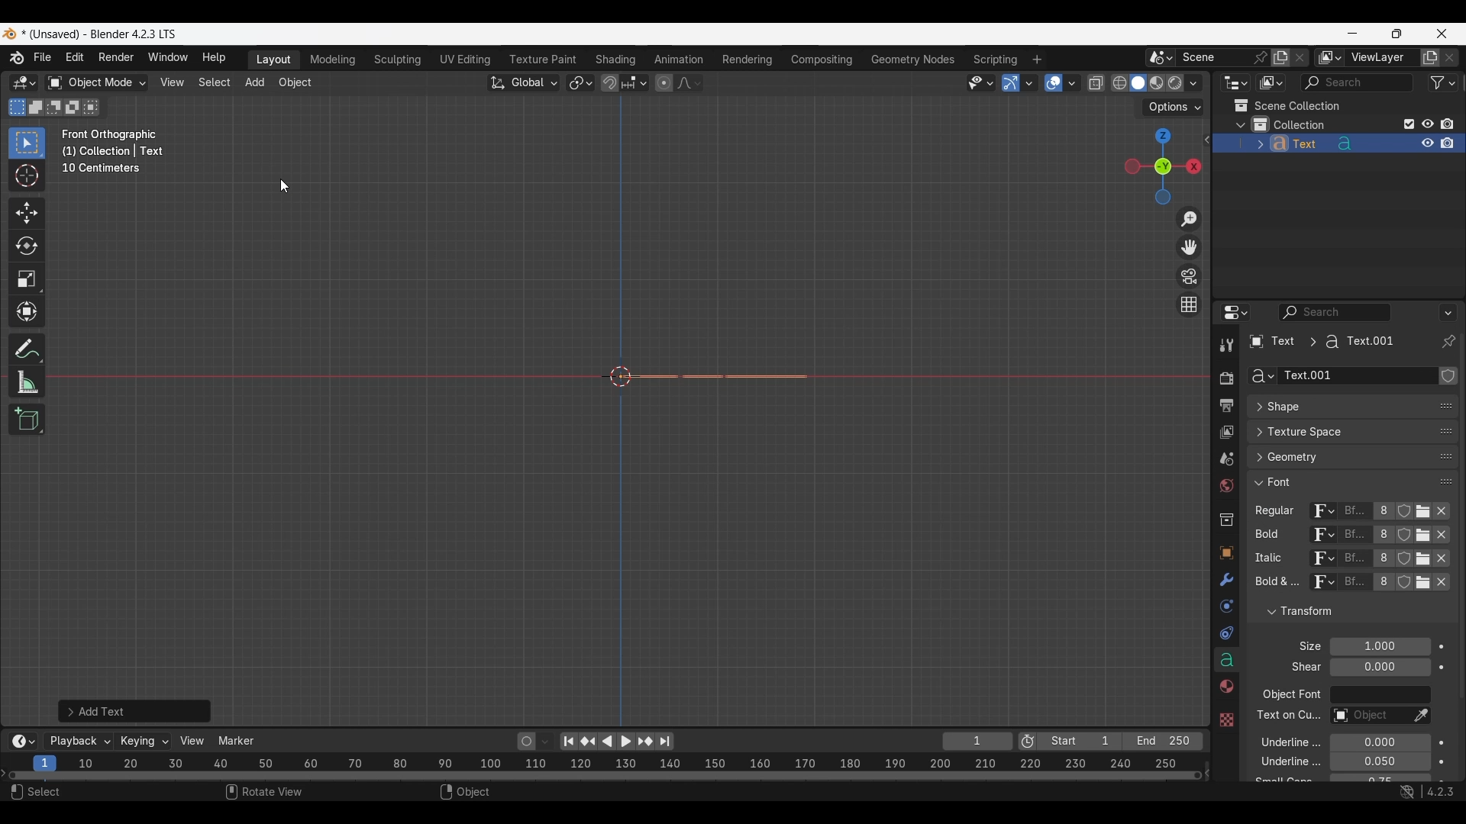  I want to click on Proportional editing objects, so click(664, 82).